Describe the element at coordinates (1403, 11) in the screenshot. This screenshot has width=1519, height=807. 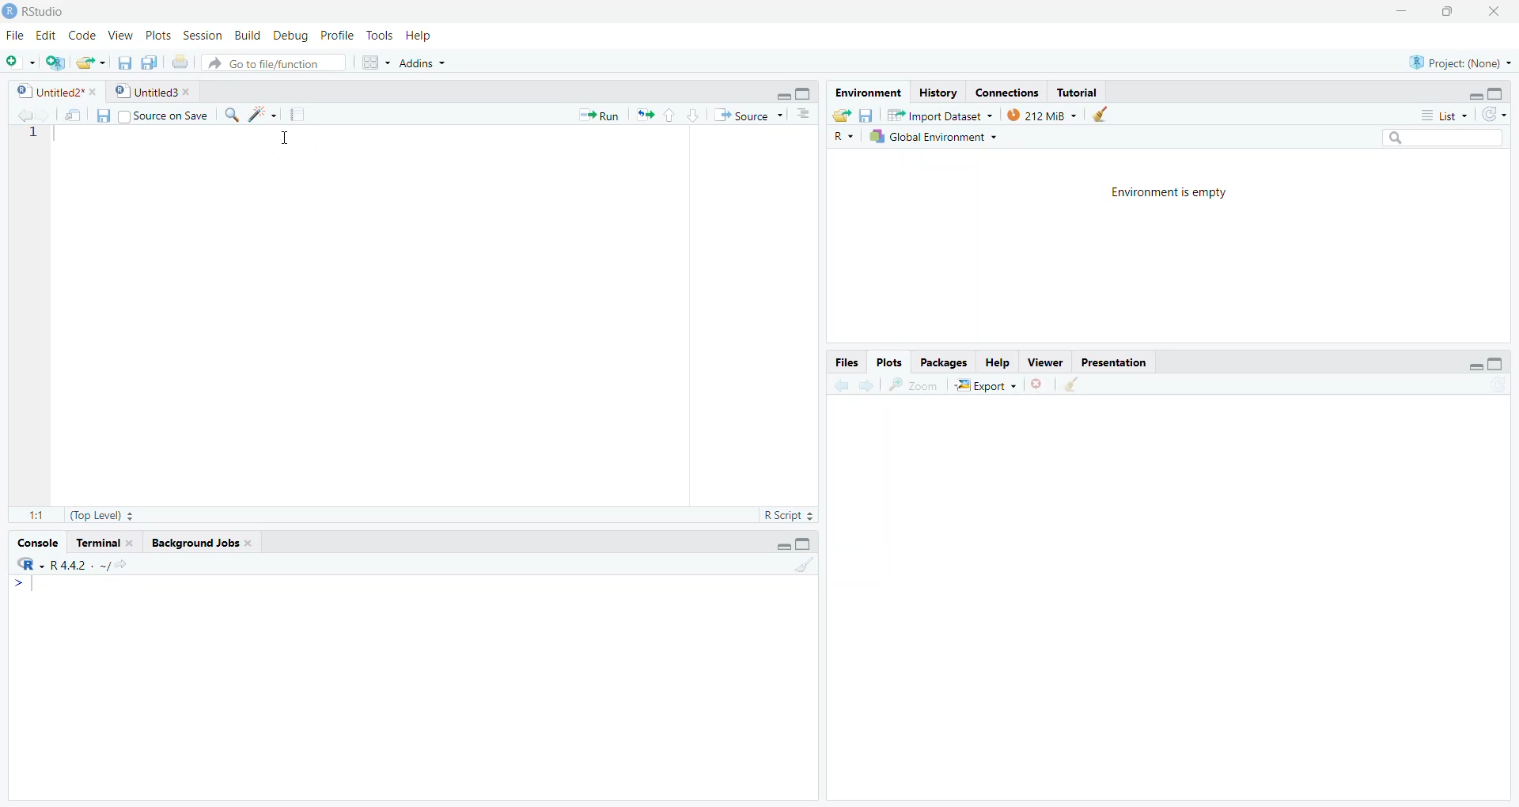
I see `minimize` at that location.